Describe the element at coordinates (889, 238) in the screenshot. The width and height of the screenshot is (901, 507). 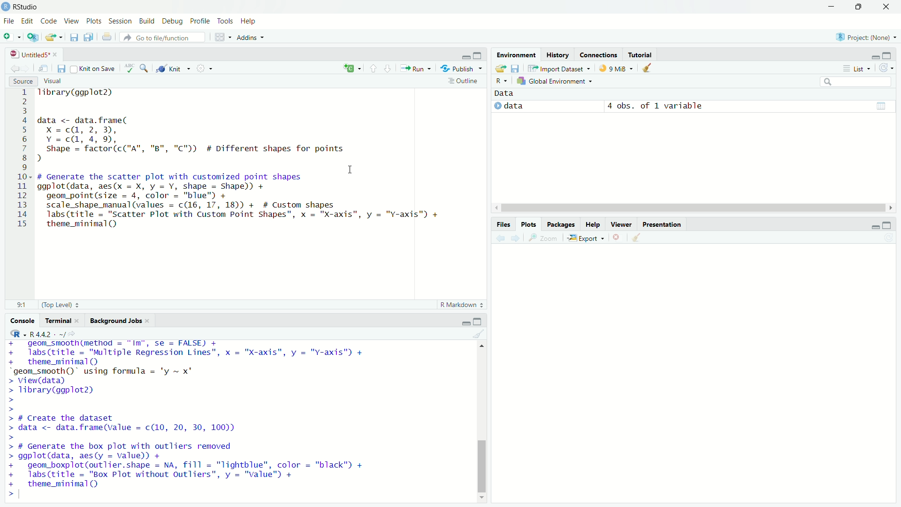
I see `Refresh current plot` at that location.